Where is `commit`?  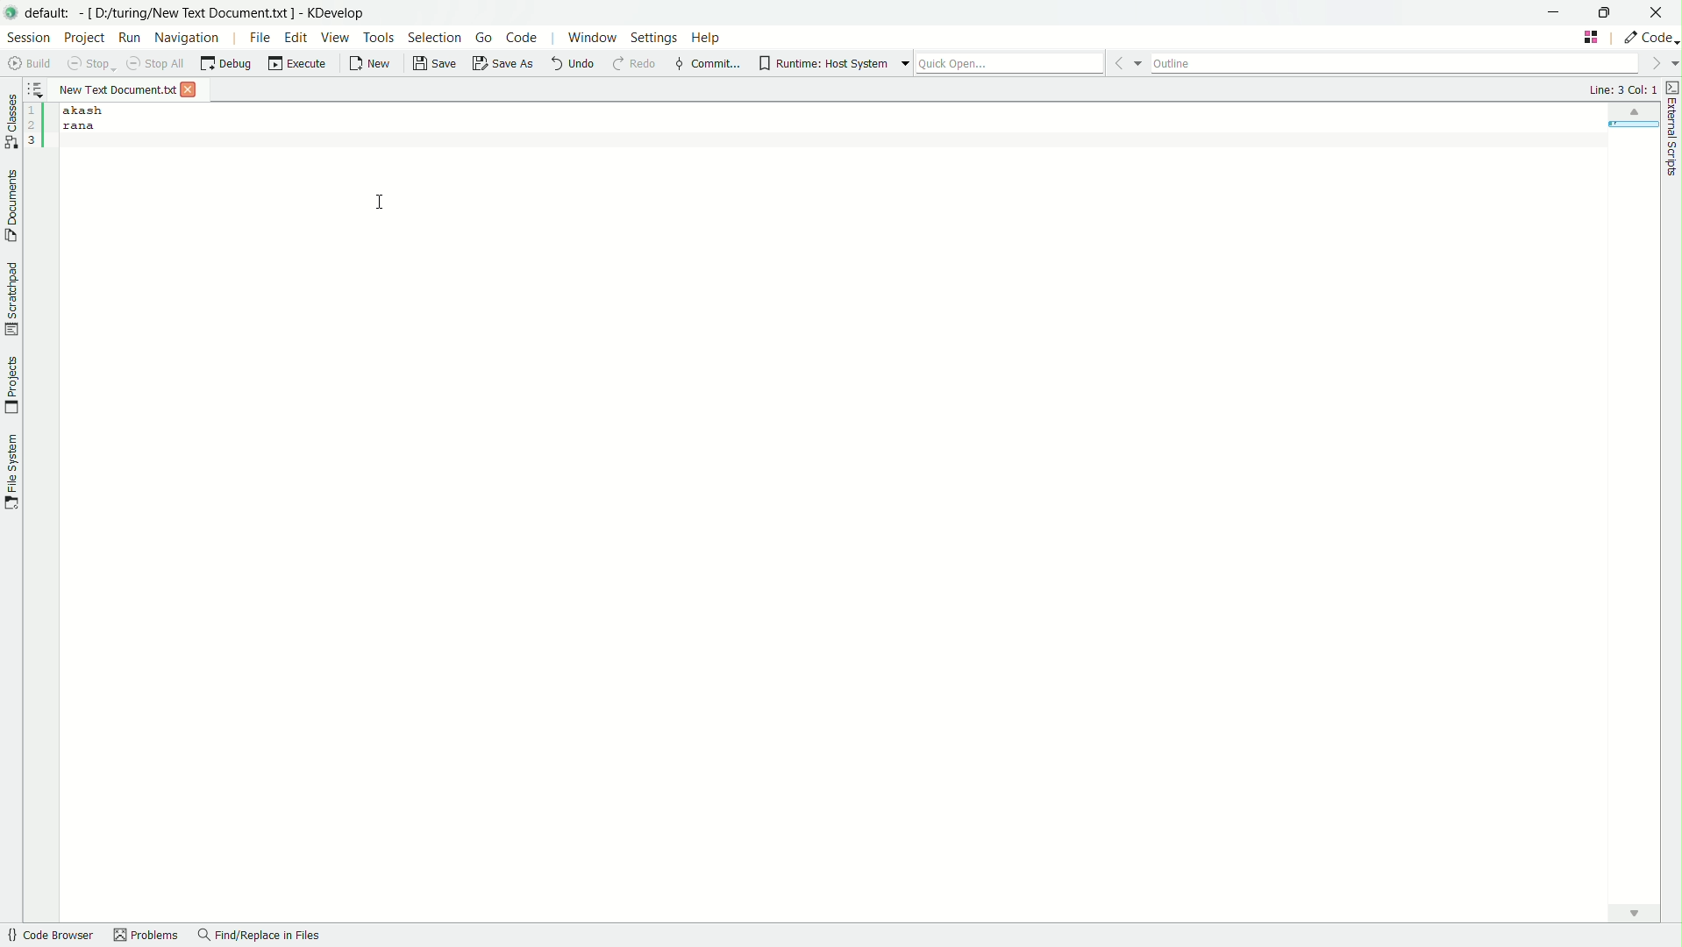 commit is located at coordinates (707, 64).